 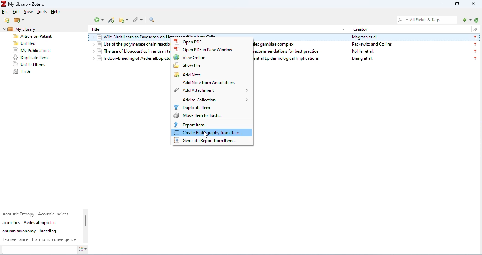 What do you see at coordinates (153, 20) in the screenshot?
I see `advanced search` at bounding box center [153, 20].